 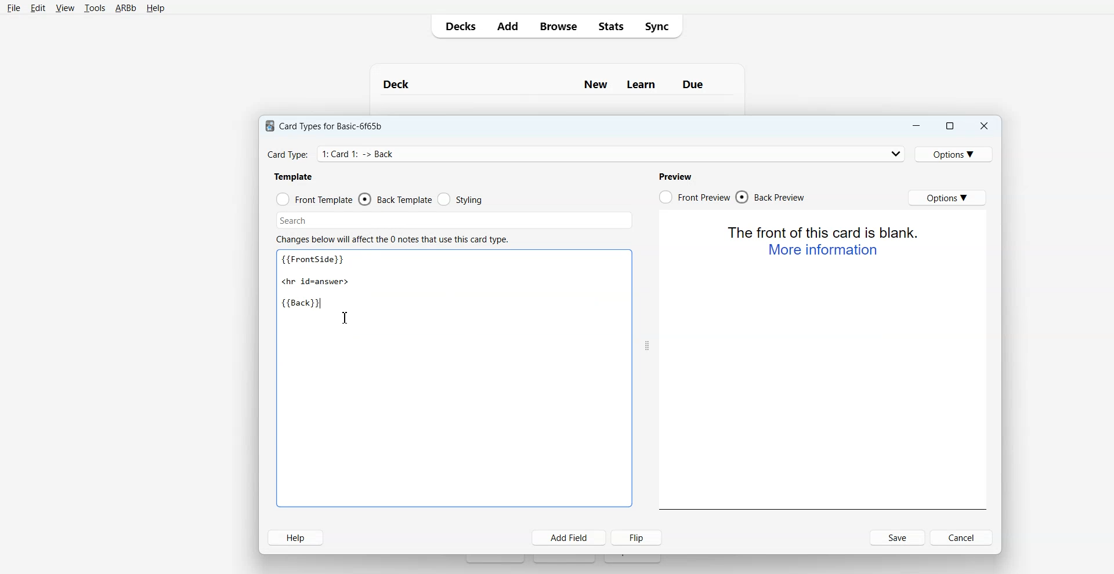 What do you see at coordinates (325, 282) in the screenshot?
I see `Text 1` at bounding box center [325, 282].